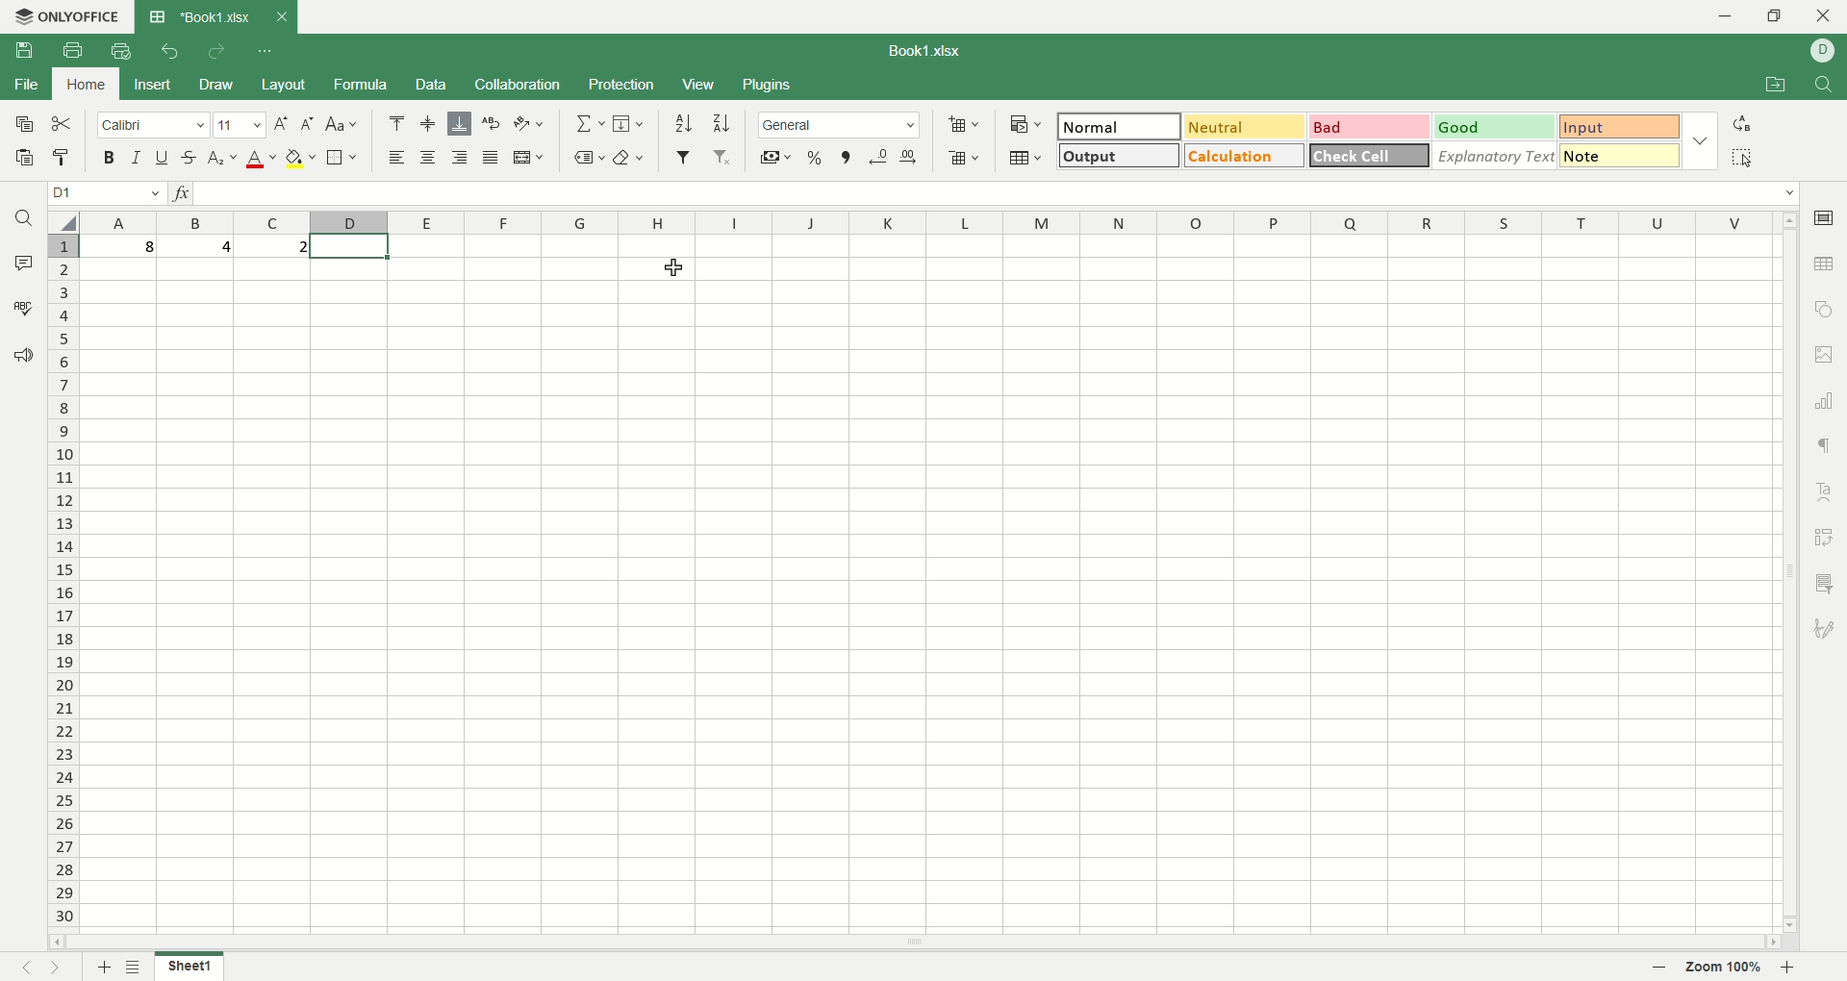  I want to click on style options, so click(1699, 139).